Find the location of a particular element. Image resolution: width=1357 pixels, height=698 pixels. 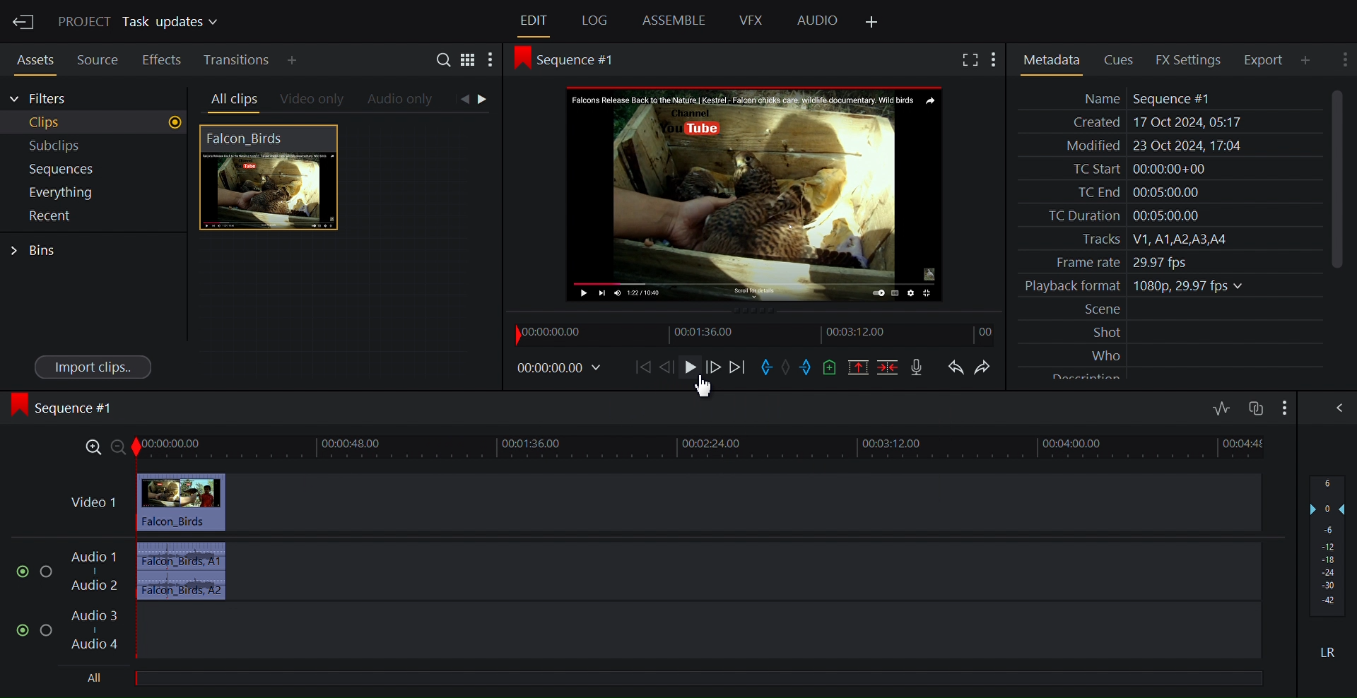

Timeline is located at coordinates (758, 335).